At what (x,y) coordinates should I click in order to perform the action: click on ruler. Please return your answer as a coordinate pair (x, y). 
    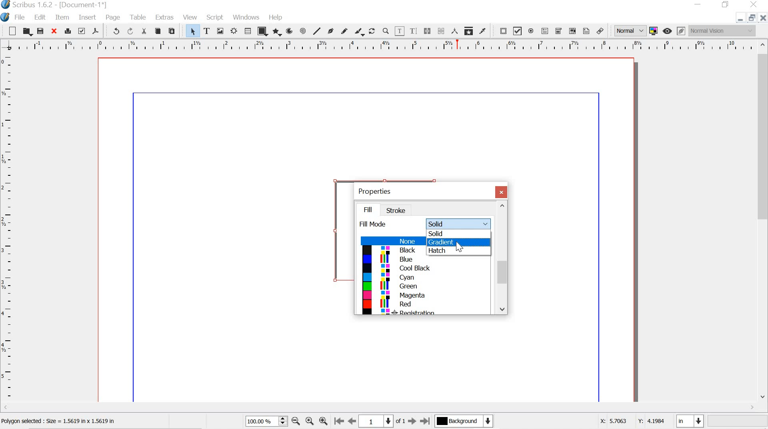
    Looking at the image, I should click on (8, 228).